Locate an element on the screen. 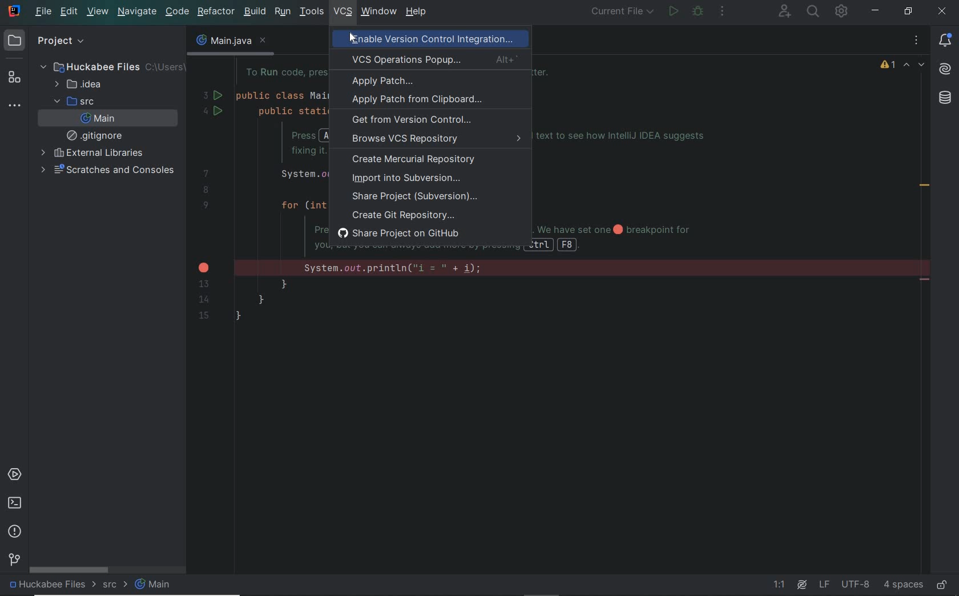  indent is located at coordinates (902, 585).